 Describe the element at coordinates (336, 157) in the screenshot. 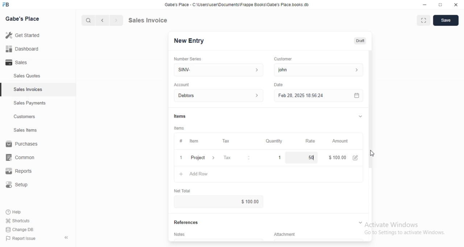

I see `$100.00` at that location.